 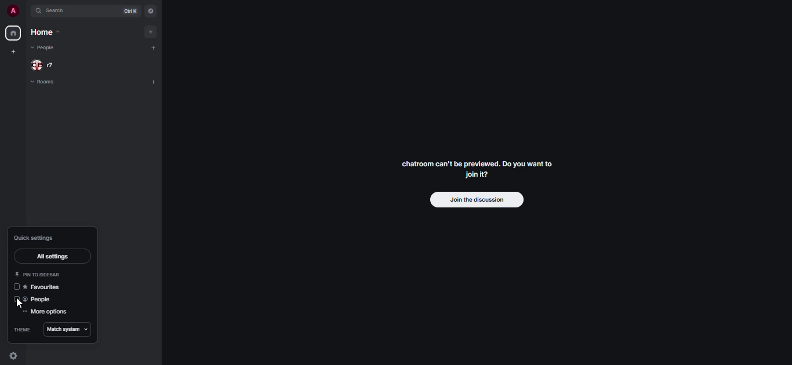 What do you see at coordinates (14, 52) in the screenshot?
I see `create space` at bounding box center [14, 52].